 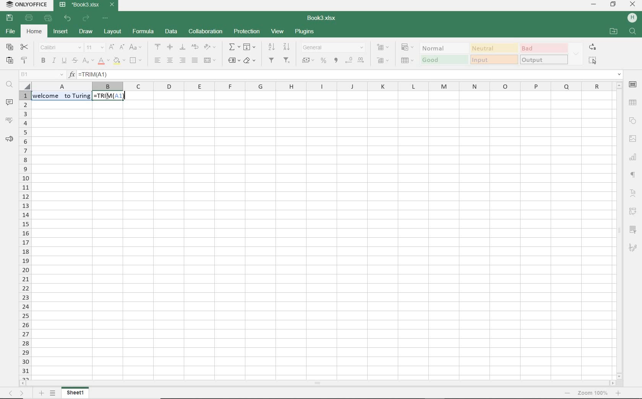 I want to click on cut, so click(x=25, y=47).